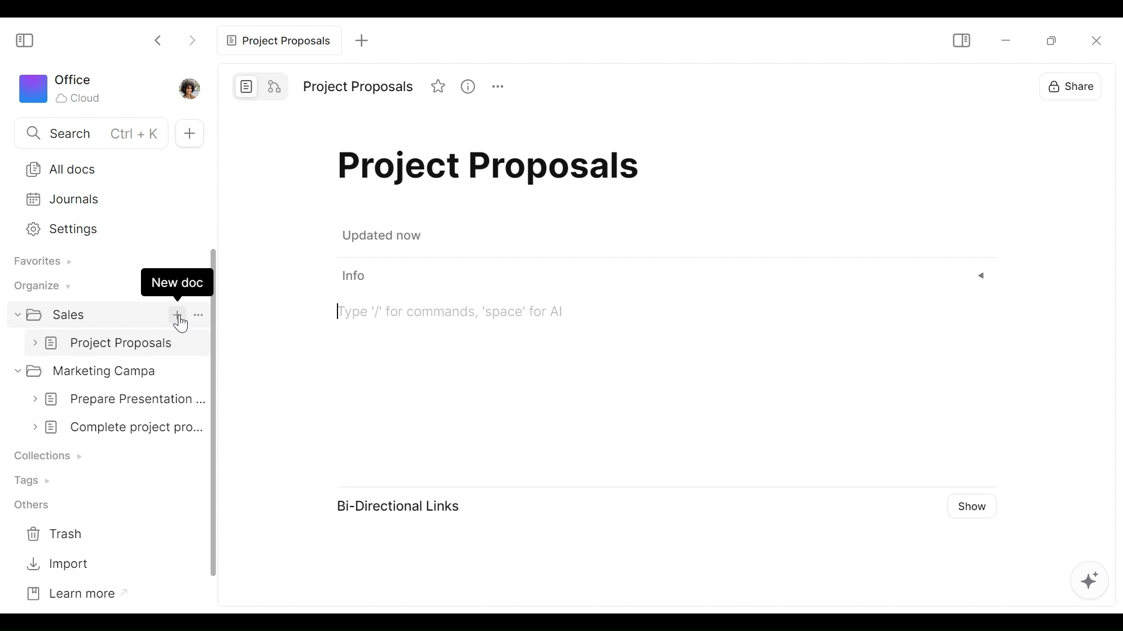 The width and height of the screenshot is (1123, 631). Describe the element at coordinates (61, 564) in the screenshot. I see `Import` at that location.